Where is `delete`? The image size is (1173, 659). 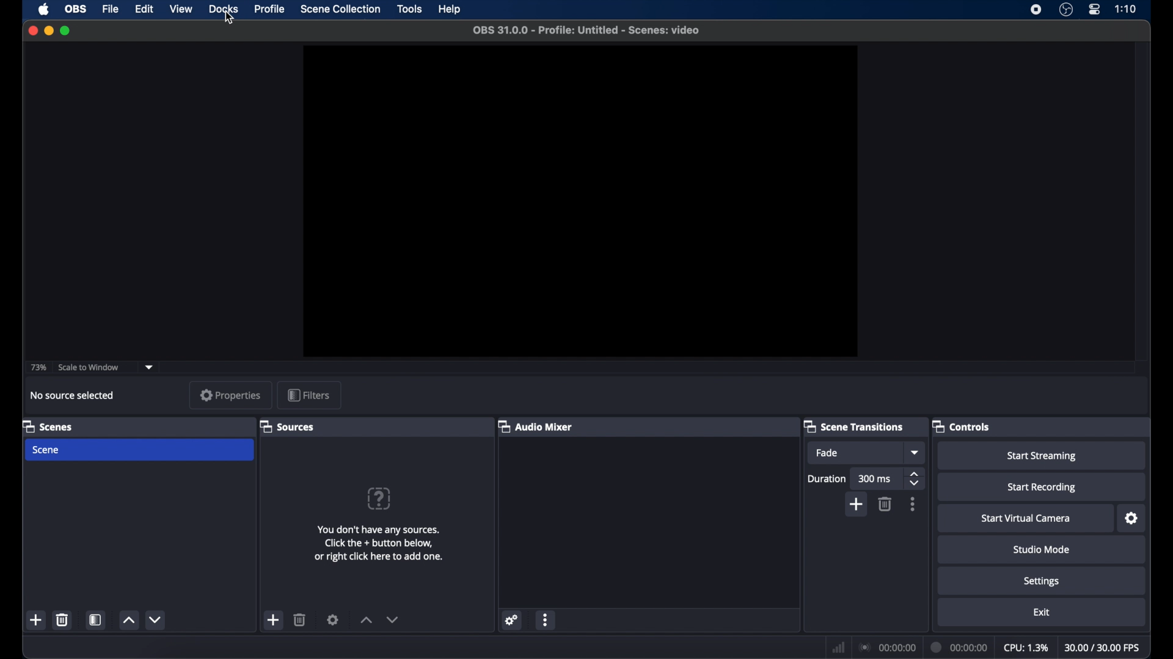
delete is located at coordinates (300, 619).